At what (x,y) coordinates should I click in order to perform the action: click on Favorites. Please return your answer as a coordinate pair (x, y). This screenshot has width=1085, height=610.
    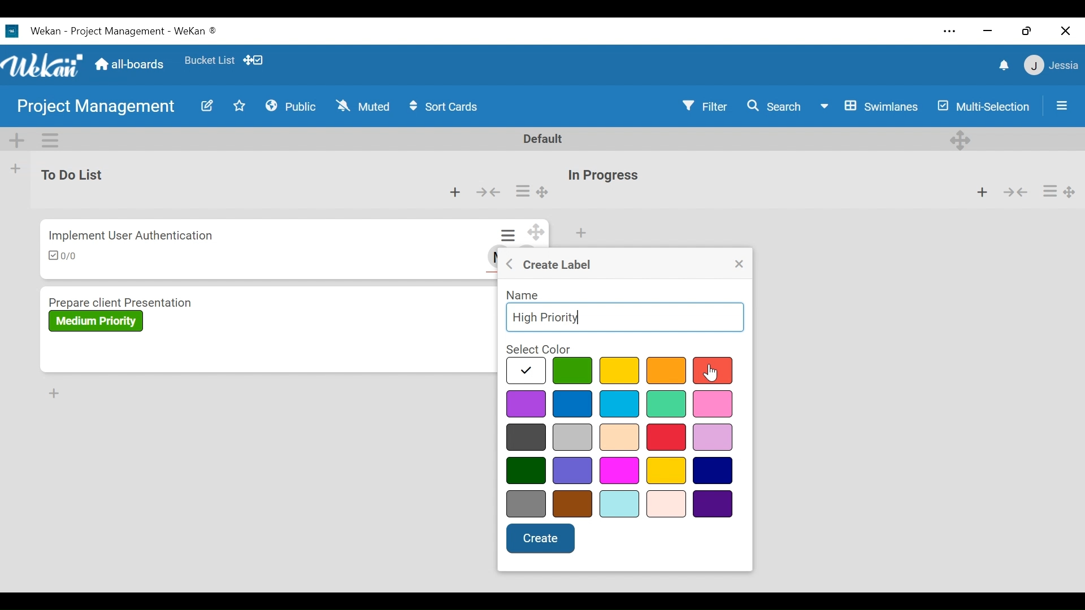
    Looking at the image, I should click on (240, 105).